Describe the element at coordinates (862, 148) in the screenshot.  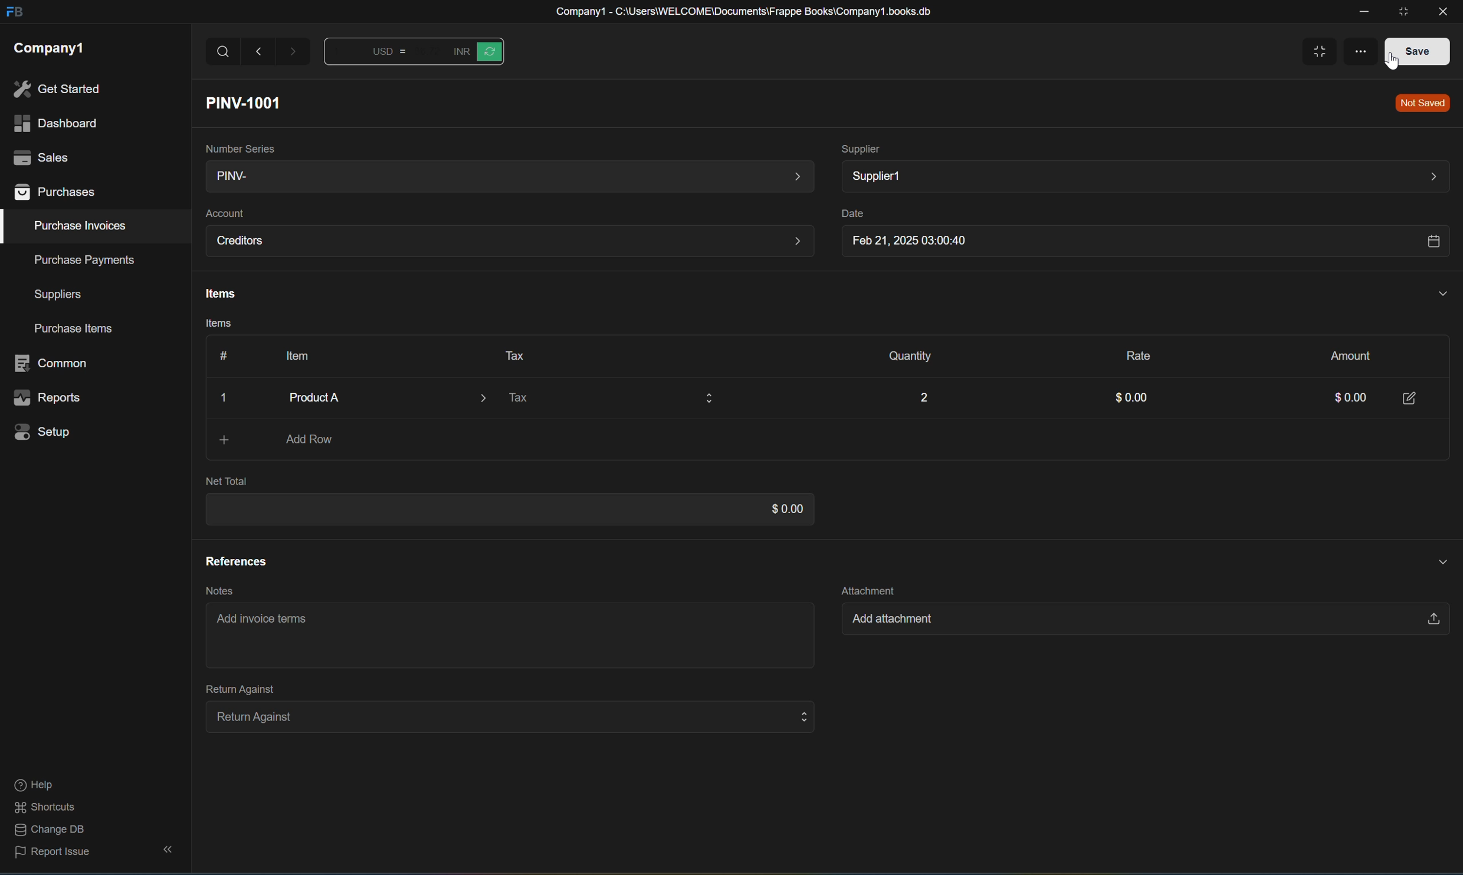
I see `Supplier` at that location.